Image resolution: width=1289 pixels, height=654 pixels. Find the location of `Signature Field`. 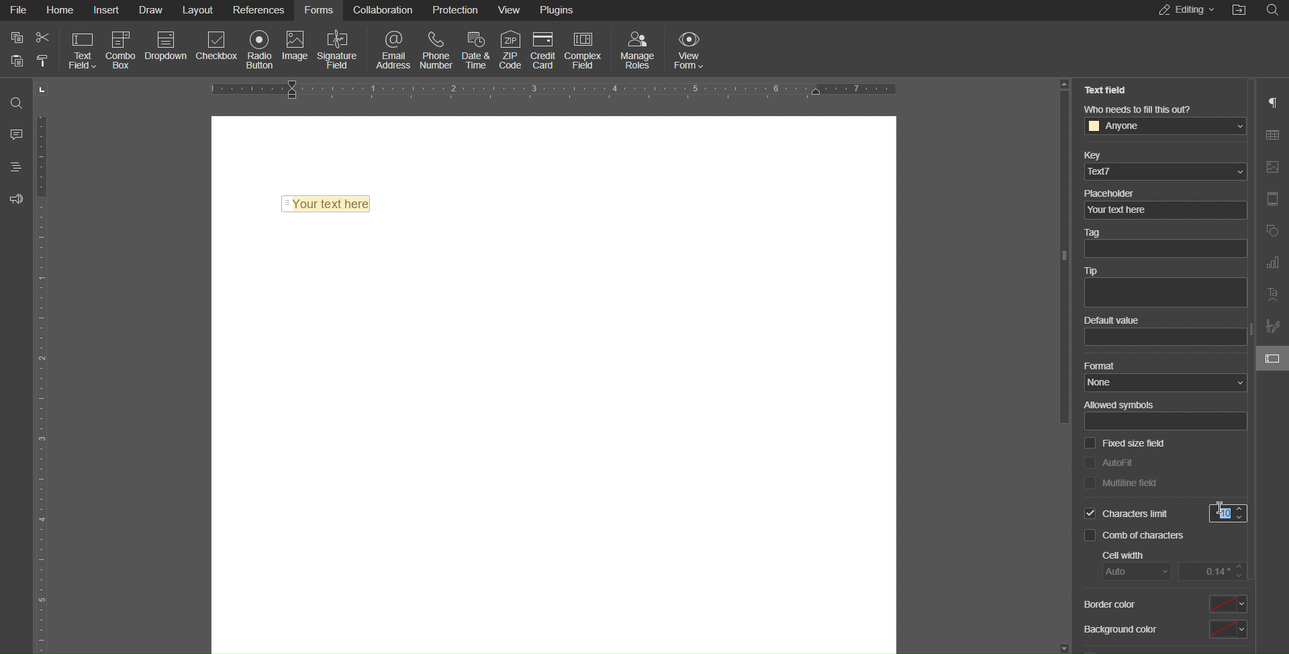

Signature Field is located at coordinates (342, 48).